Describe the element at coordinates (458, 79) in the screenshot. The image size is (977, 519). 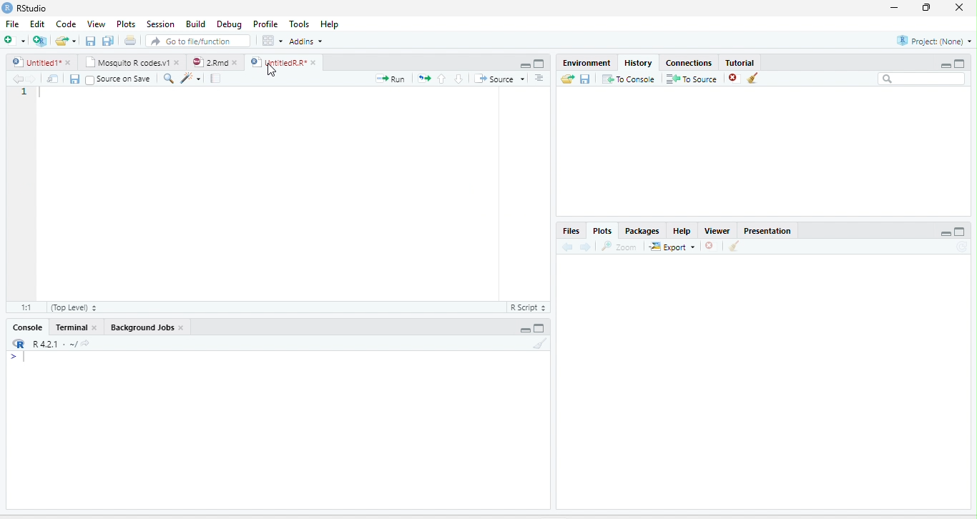
I see `Go to next section/chunk` at that location.